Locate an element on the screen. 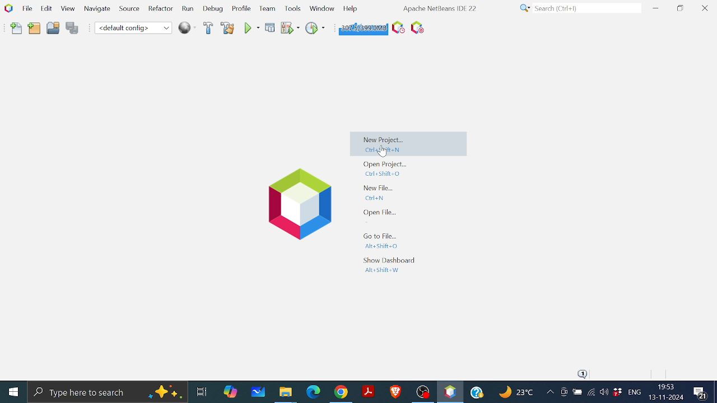 This screenshot has width=717, height=403. Netbeans is located at coordinates (450, 392).